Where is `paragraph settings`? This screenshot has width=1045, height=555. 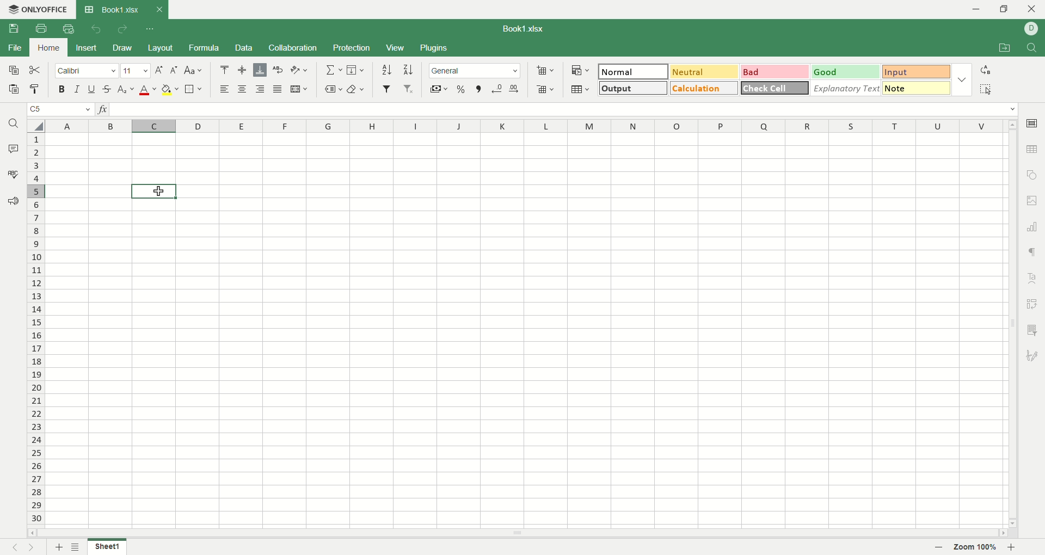
paragraph settings is located at coordinates (1031, 251).